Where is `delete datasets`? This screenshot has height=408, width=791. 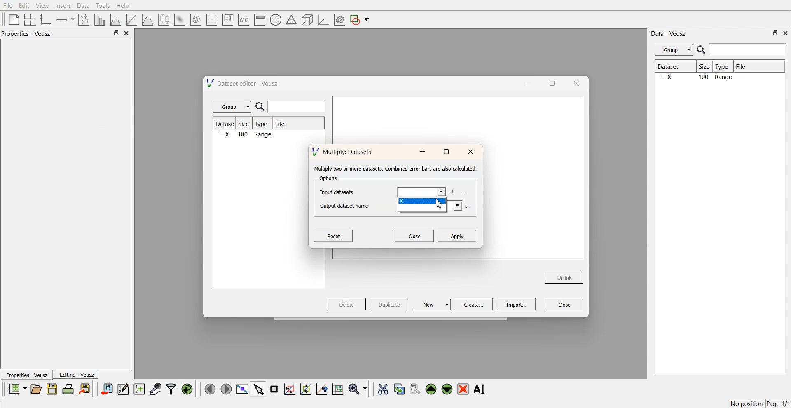 delete datasets is located at coordinates (465, 192).